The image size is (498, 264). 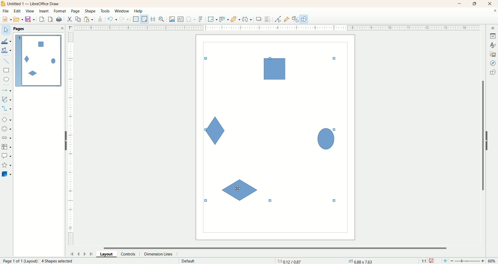 What do you see at coordinates (189, 261) in the screenshot?
I see `default` at bounding box center [189, 261].